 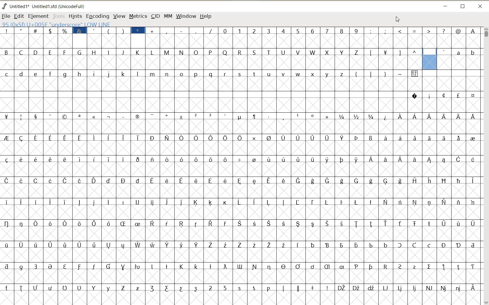 What do you see at coordinates (167, 16) in the screenshot?
I see `MM` at bounding box center [167, 16].